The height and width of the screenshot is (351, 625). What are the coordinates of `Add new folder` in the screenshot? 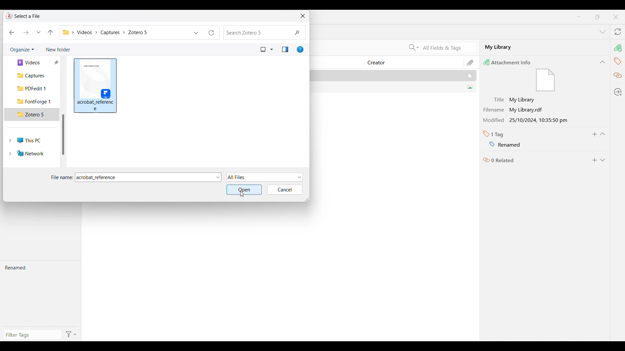 It's located at (58, 50).